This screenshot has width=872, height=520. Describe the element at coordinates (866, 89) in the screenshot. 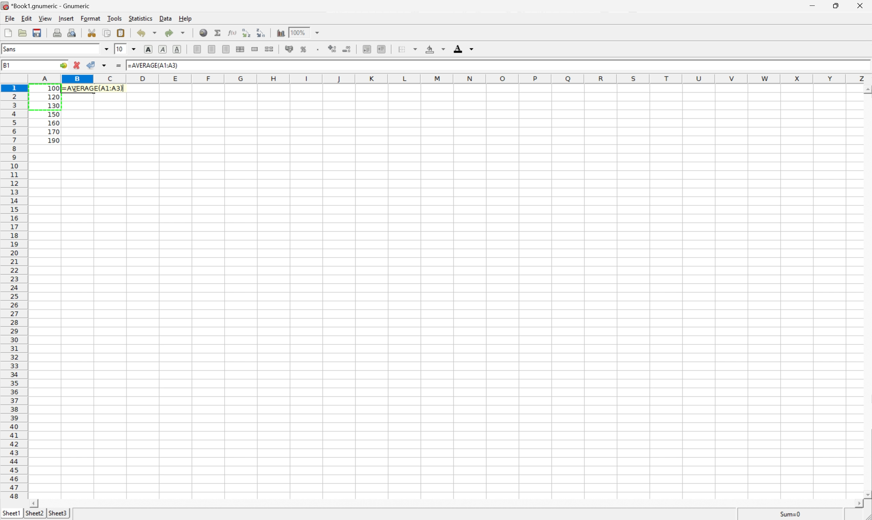

I see `Scroll Up` at that location.